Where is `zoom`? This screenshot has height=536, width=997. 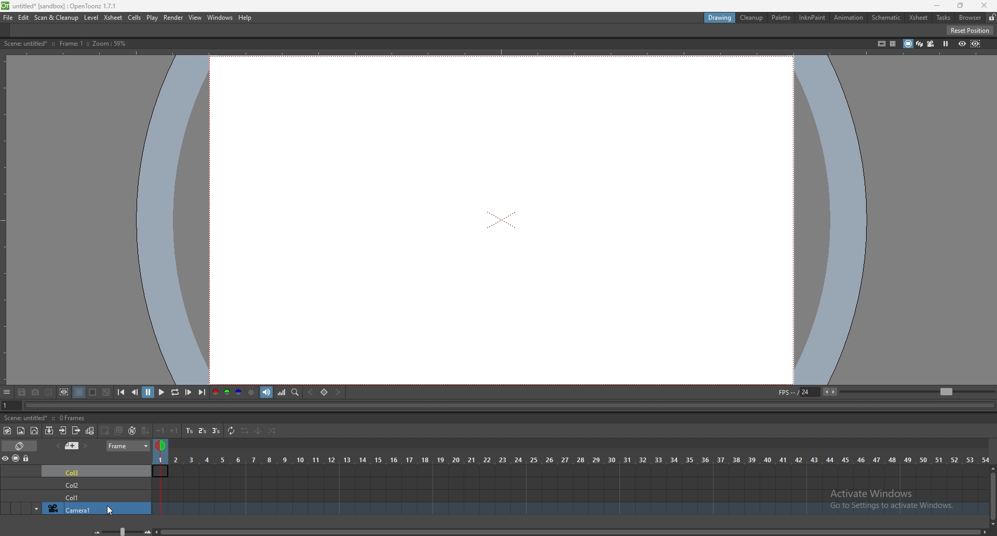
zoom is located at coordinates (917, 392).